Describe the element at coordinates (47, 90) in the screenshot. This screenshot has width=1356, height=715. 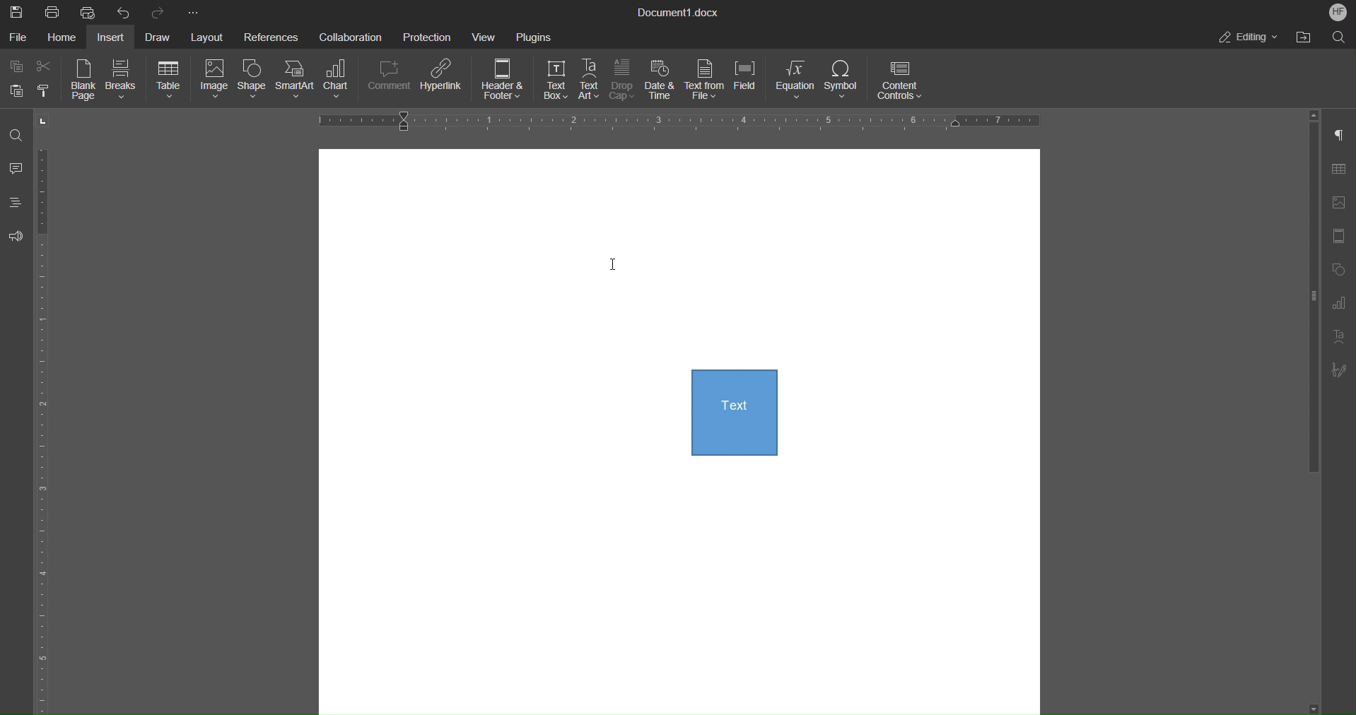
I see `Copy Style` at that location.